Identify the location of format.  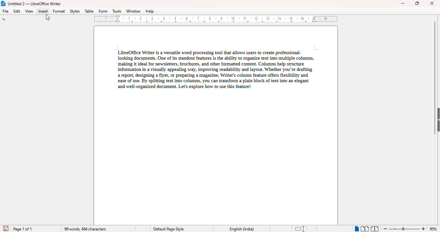
(59, 11).